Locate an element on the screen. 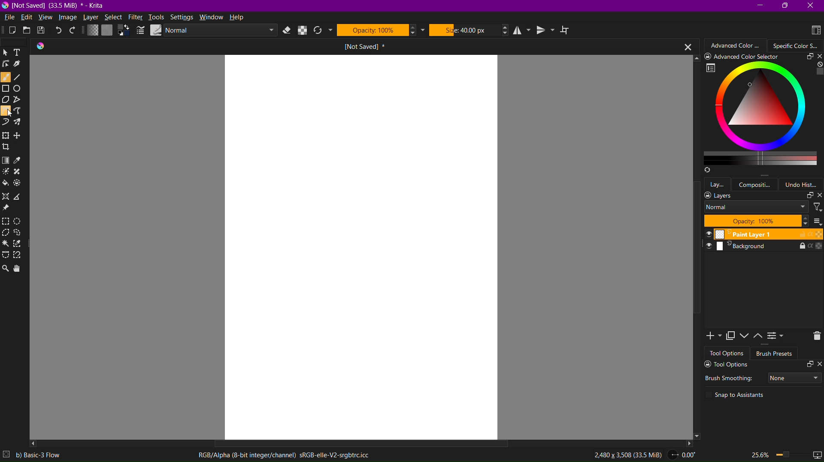 The image size is (824, 462). Fill Gradients is located at coordinates (91, 31).